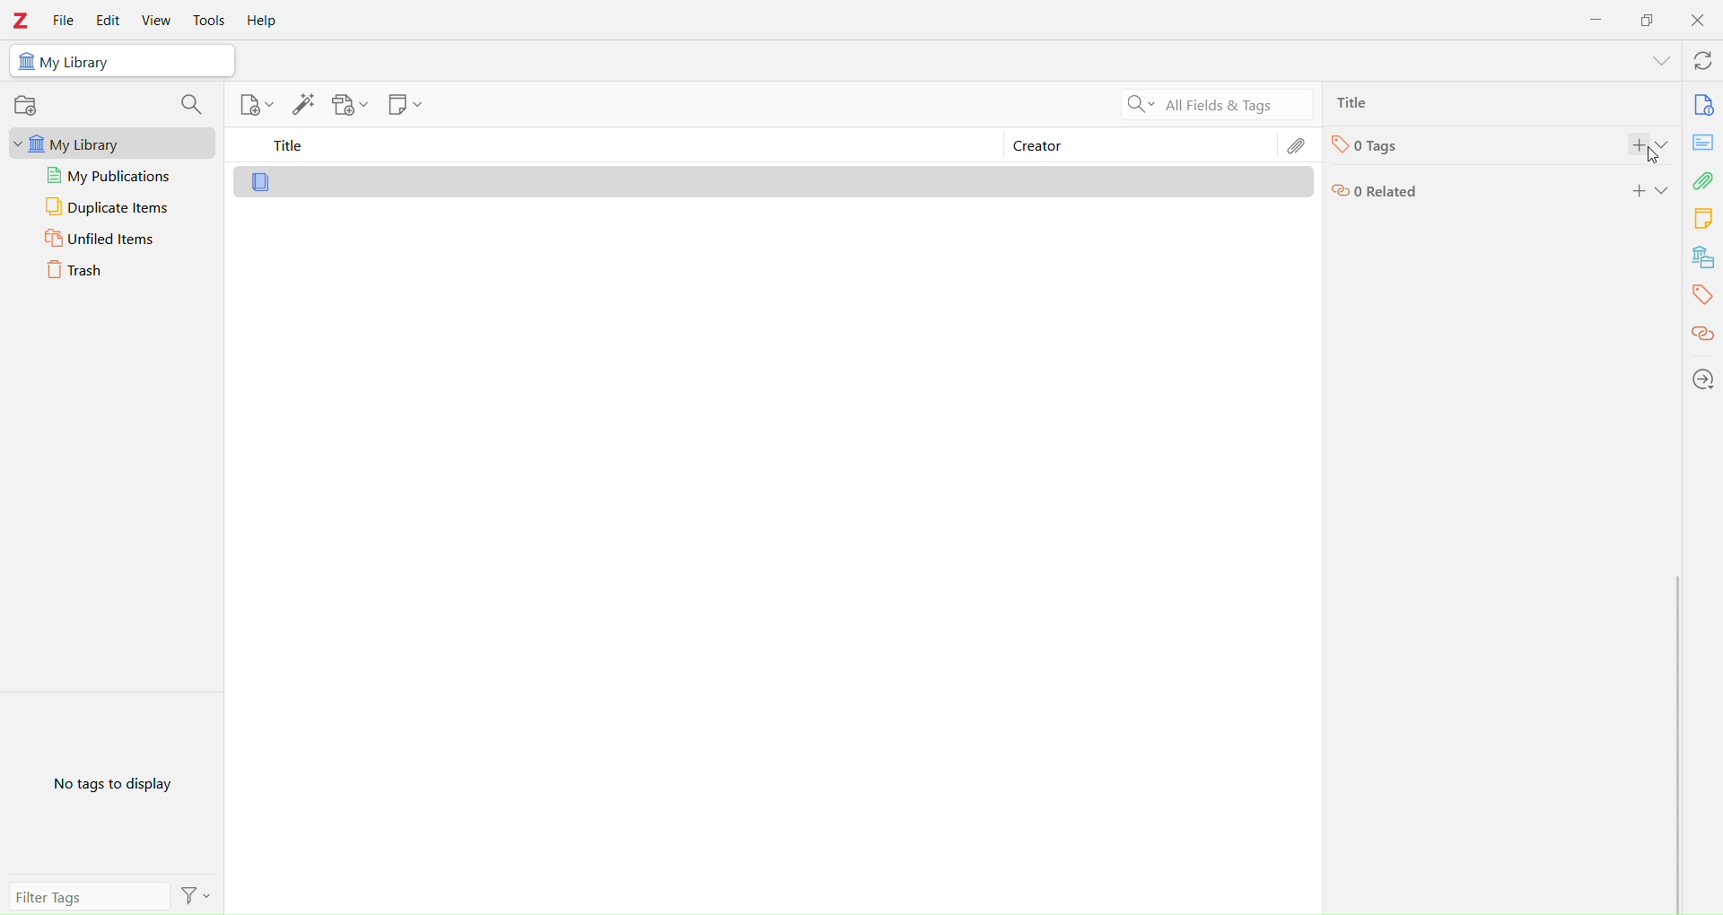 The height and width of the screenshot is (915, 1723). Describe the element at coordinates (1636, 146) in the screenshot. I see `` at that location.